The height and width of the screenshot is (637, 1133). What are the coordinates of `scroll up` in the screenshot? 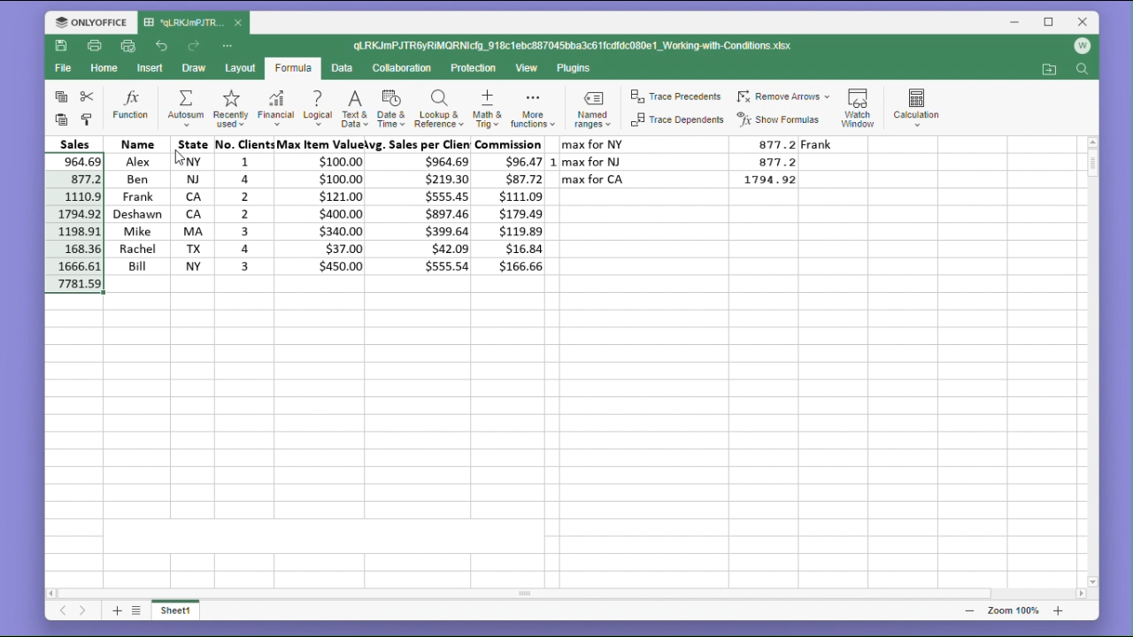 It's located at (1092, 142).